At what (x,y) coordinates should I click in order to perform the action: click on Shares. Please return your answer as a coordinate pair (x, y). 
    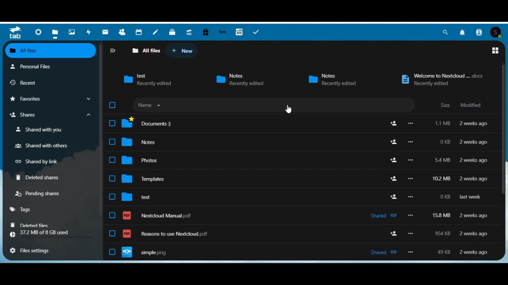
    Looking at the image, I should click on (50, 116).